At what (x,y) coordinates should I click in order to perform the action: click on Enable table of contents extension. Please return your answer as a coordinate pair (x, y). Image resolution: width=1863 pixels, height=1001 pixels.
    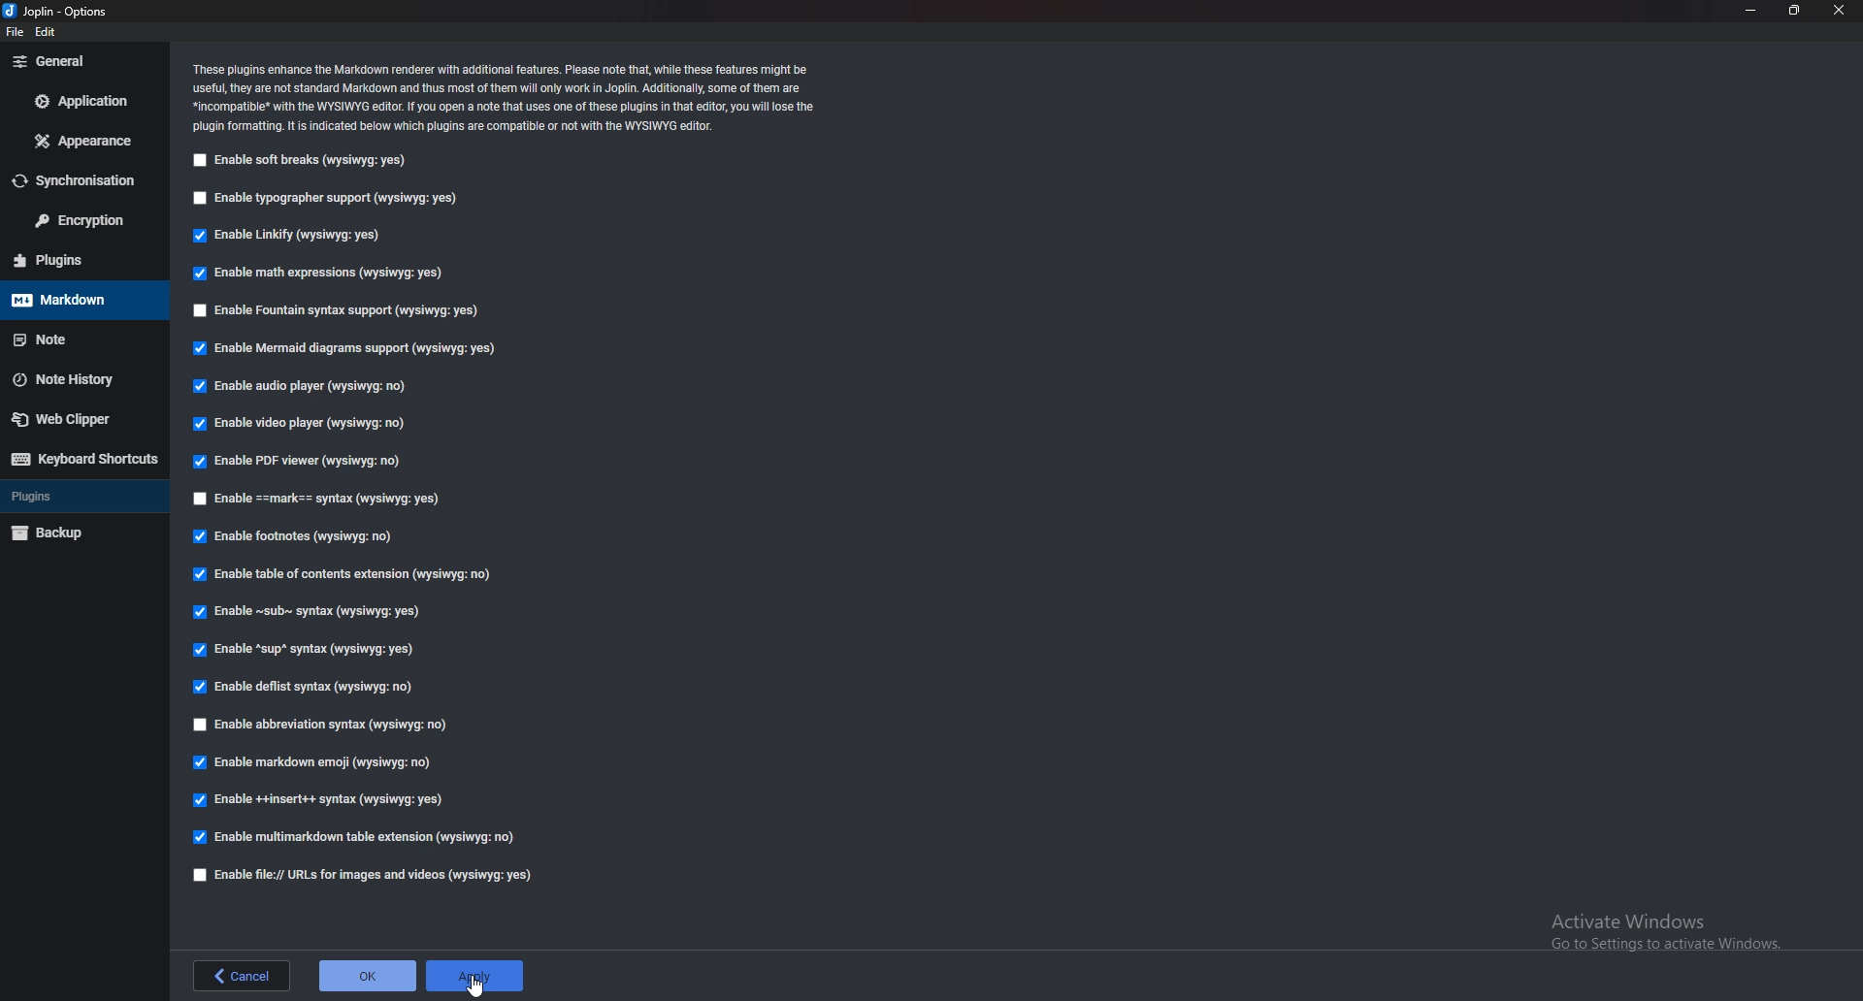
    Looking at the image, I should click on (347, 574).